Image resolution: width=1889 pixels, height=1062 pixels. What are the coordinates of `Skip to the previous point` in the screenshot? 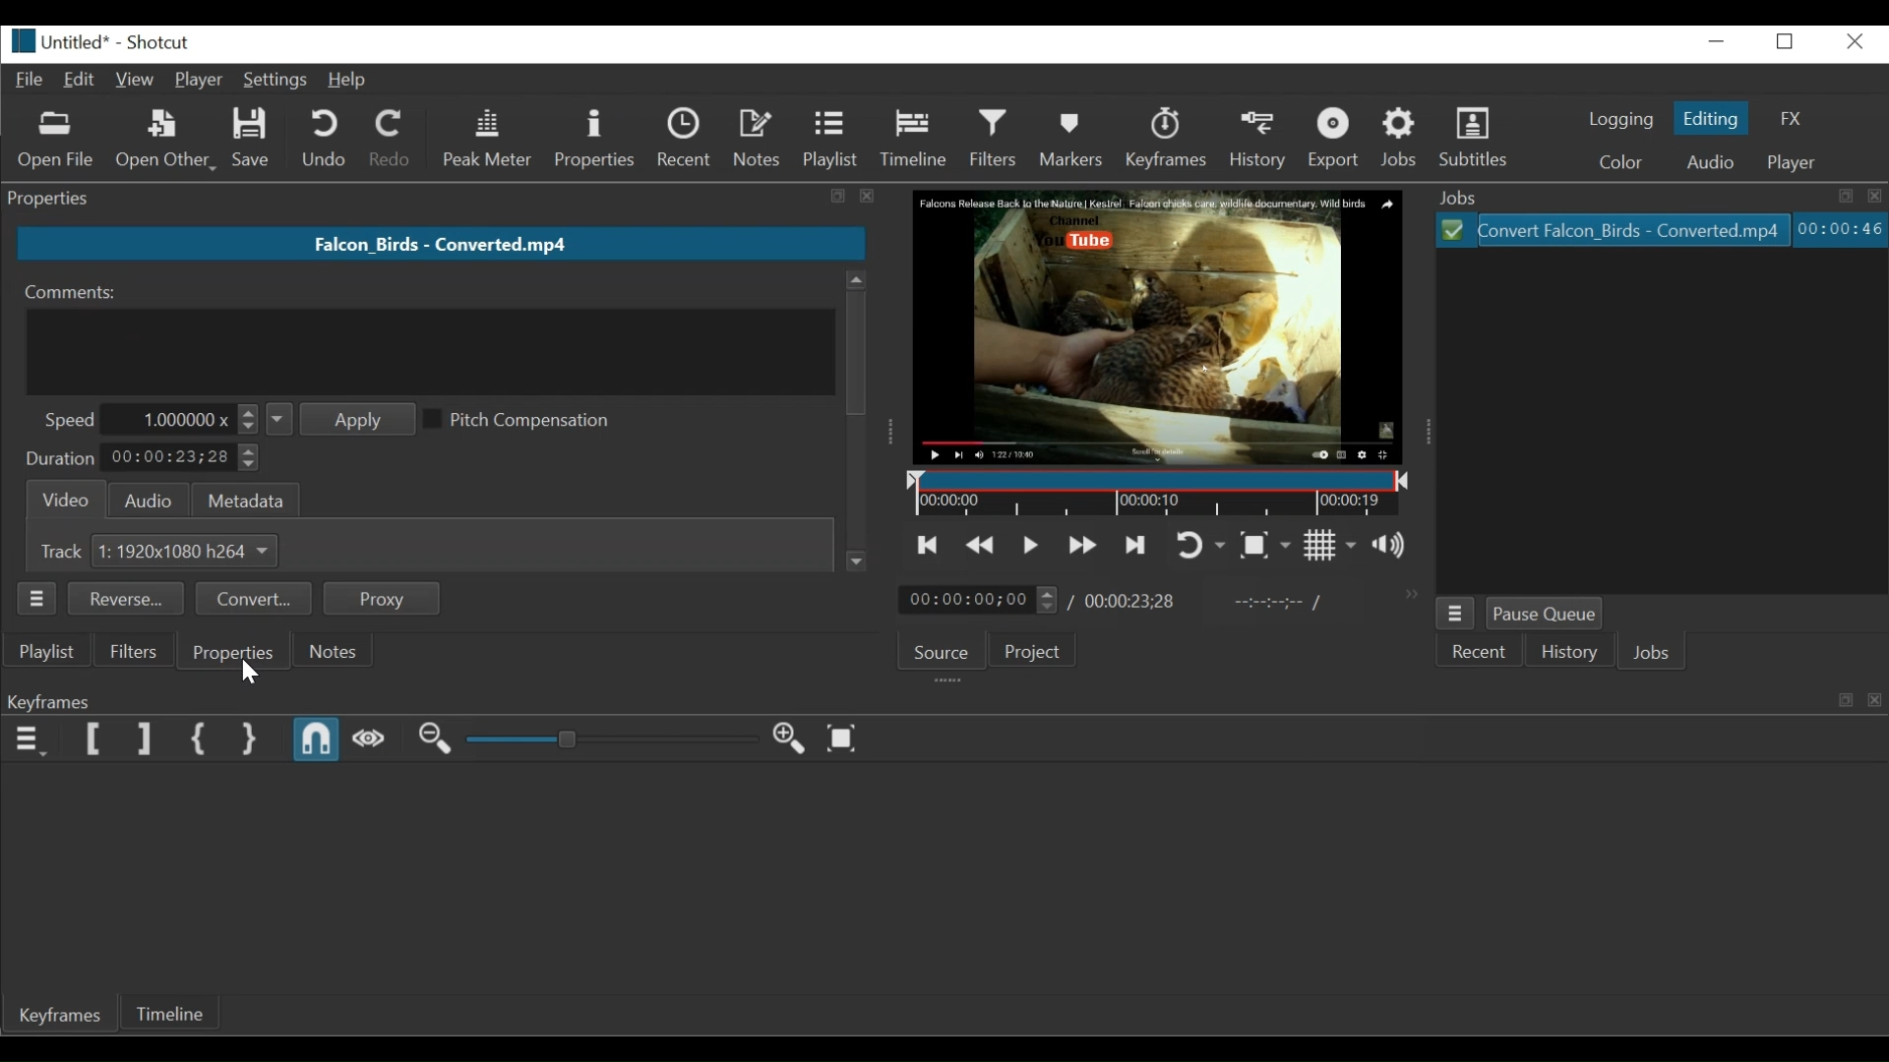 It's located at (929, 545).